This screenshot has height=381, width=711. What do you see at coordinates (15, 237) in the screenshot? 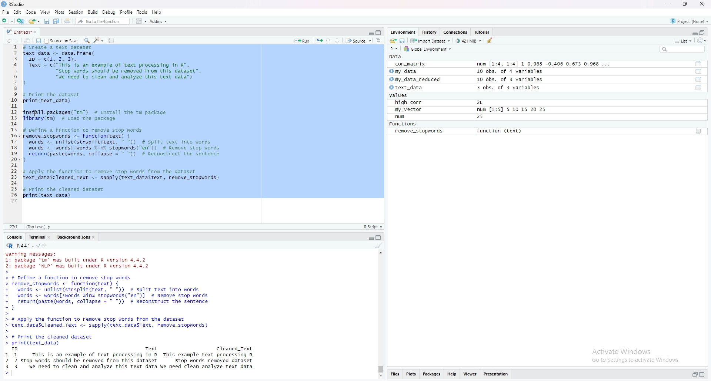
I see `console` at bounding box center [15, 237].